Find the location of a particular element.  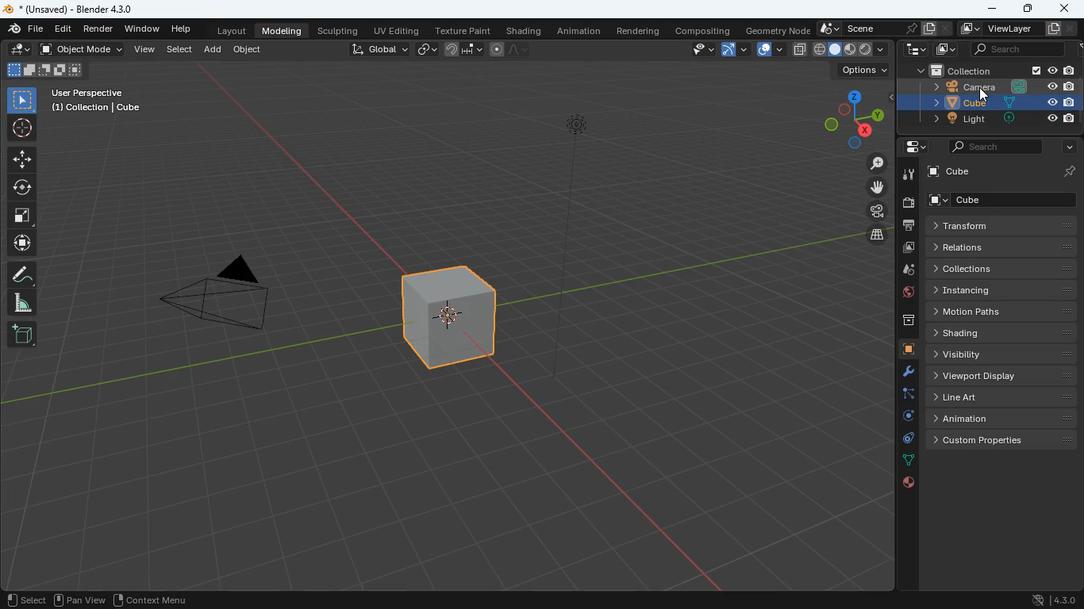

view is located at coordinates (145, 52).